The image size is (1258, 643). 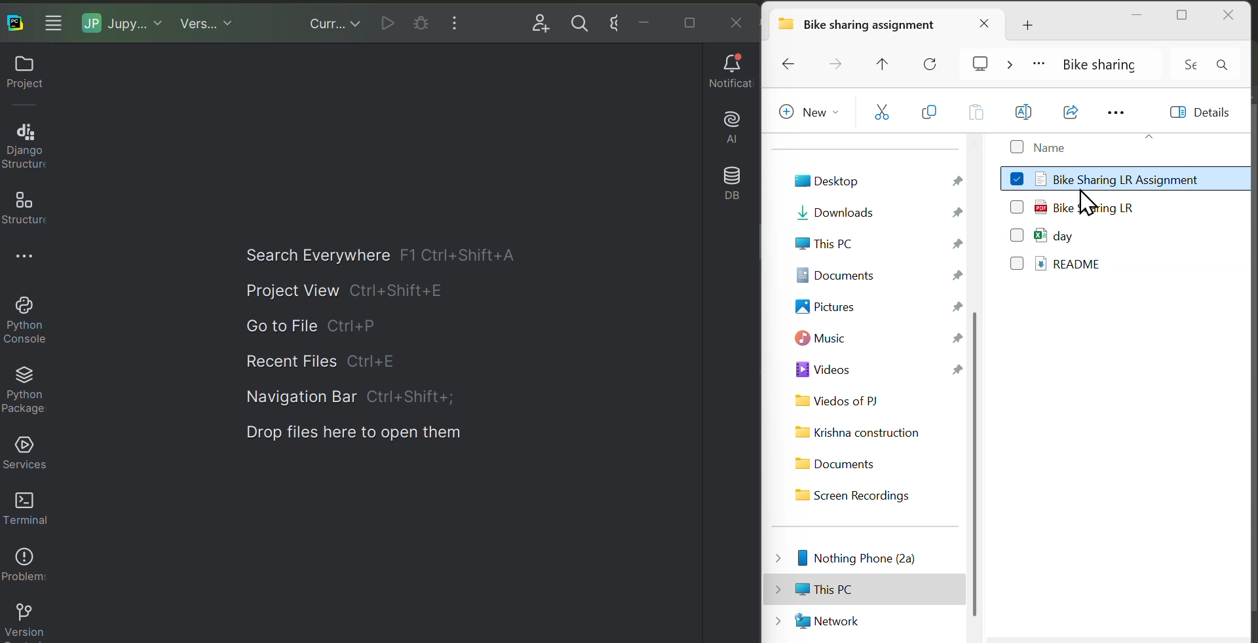 What do you see at coordinates (930, 113) in the screenshot?
I see `copy` at bounding box center [930, 113].